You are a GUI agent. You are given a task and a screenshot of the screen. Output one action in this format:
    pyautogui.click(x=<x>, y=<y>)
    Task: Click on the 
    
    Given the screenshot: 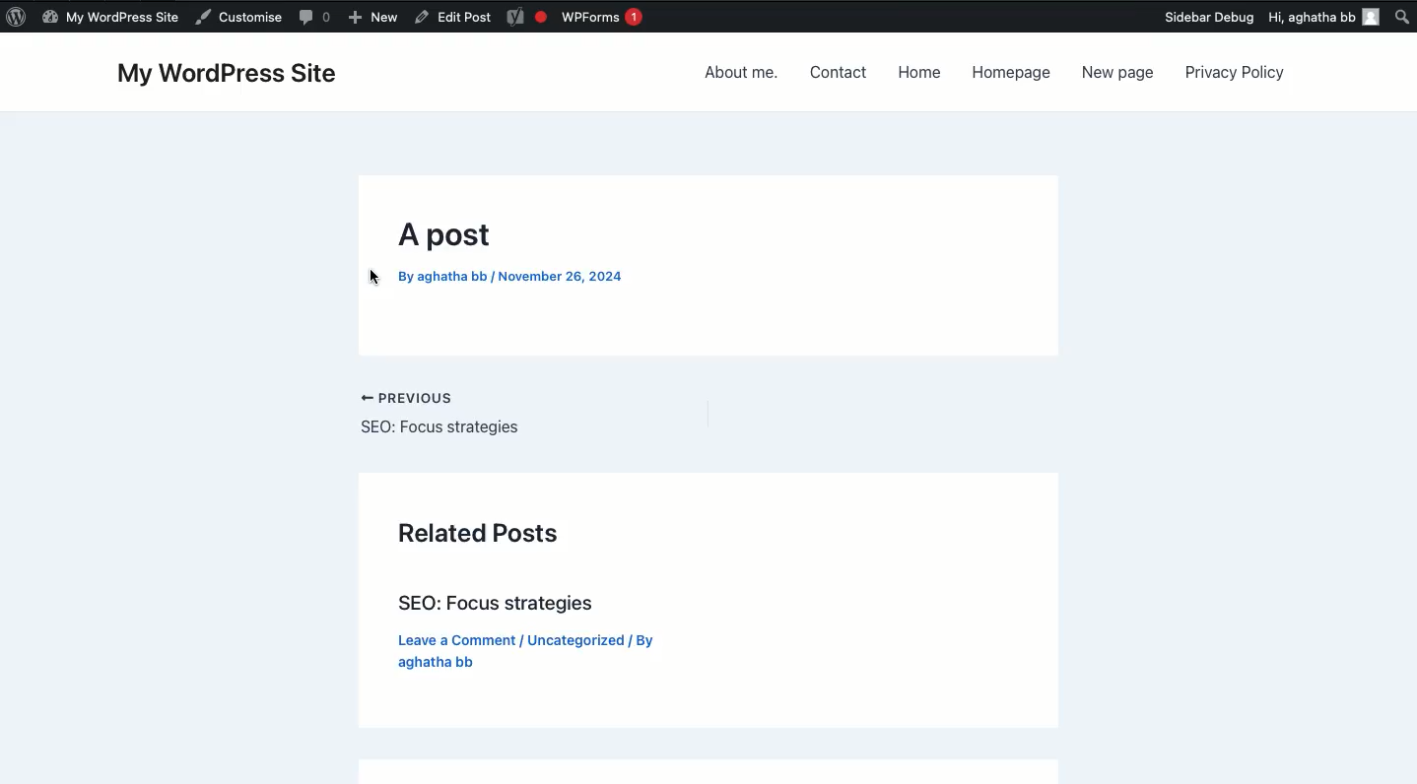 What is the action you would take?
    pyautogui.click(x=1209, y=19)
    